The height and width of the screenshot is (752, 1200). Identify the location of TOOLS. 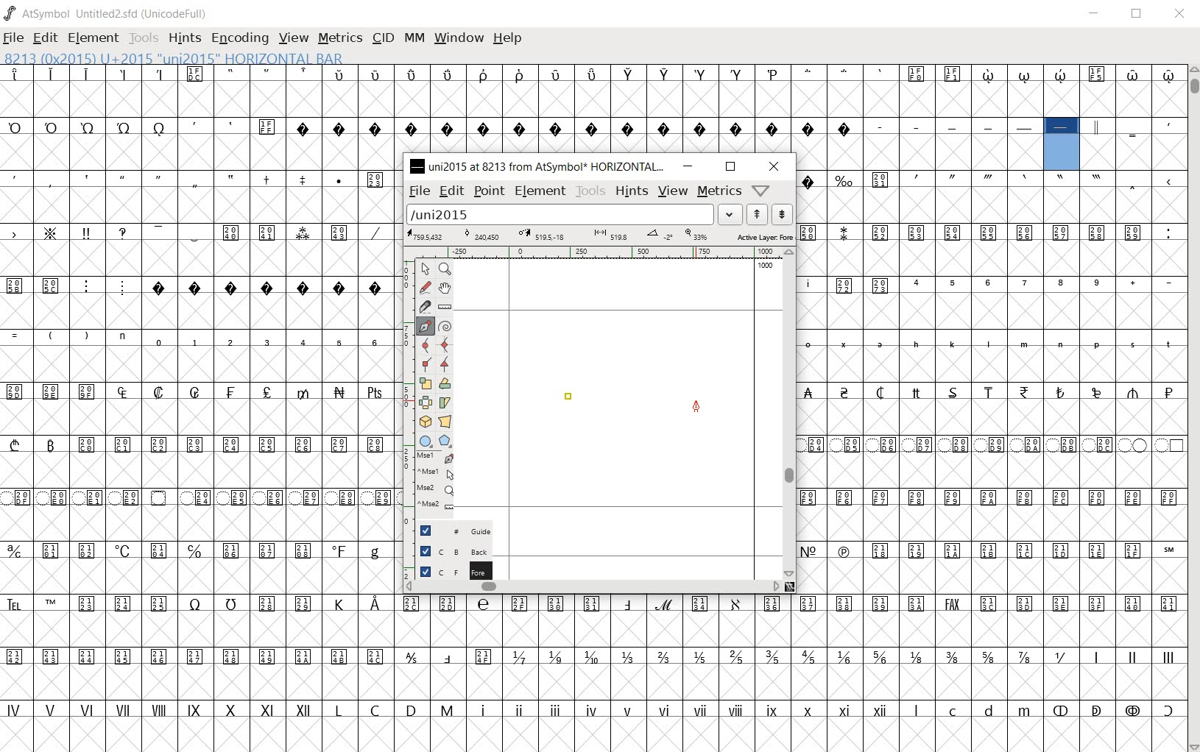
(146, 39).